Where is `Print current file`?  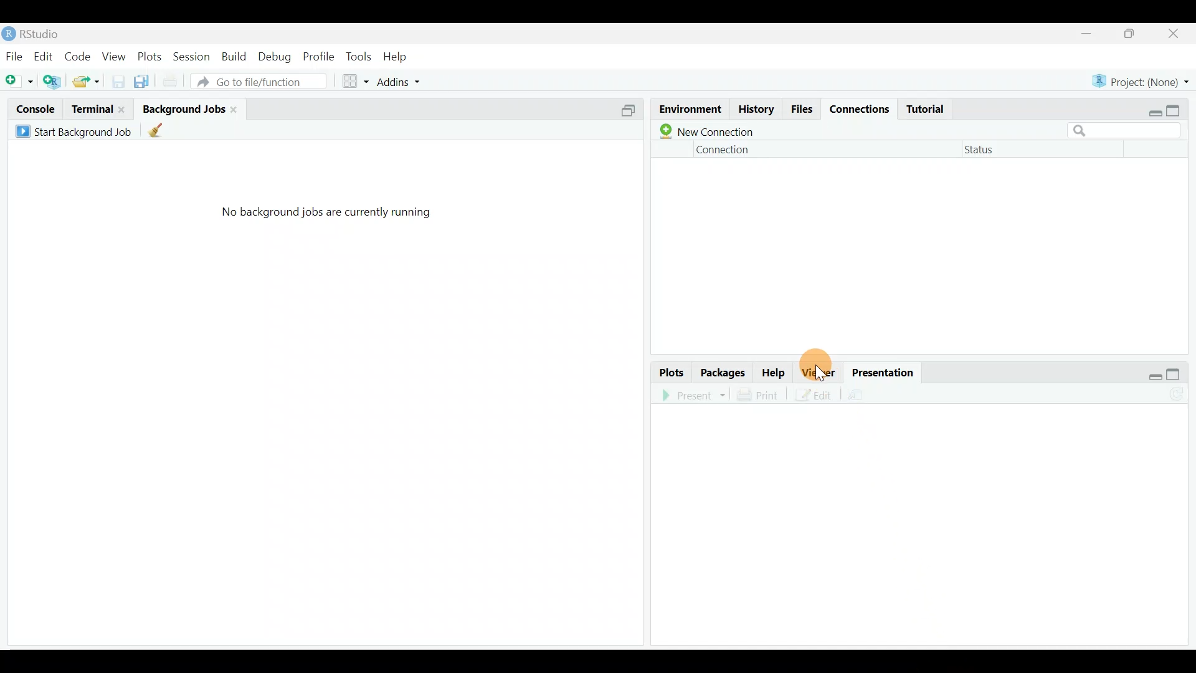
Print current file is located at coordinates (168, 79).